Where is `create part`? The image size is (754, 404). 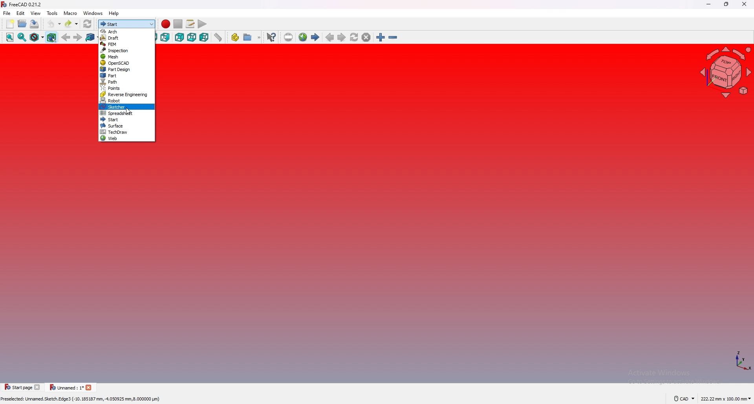
create part is located at coordinates (236, 38).